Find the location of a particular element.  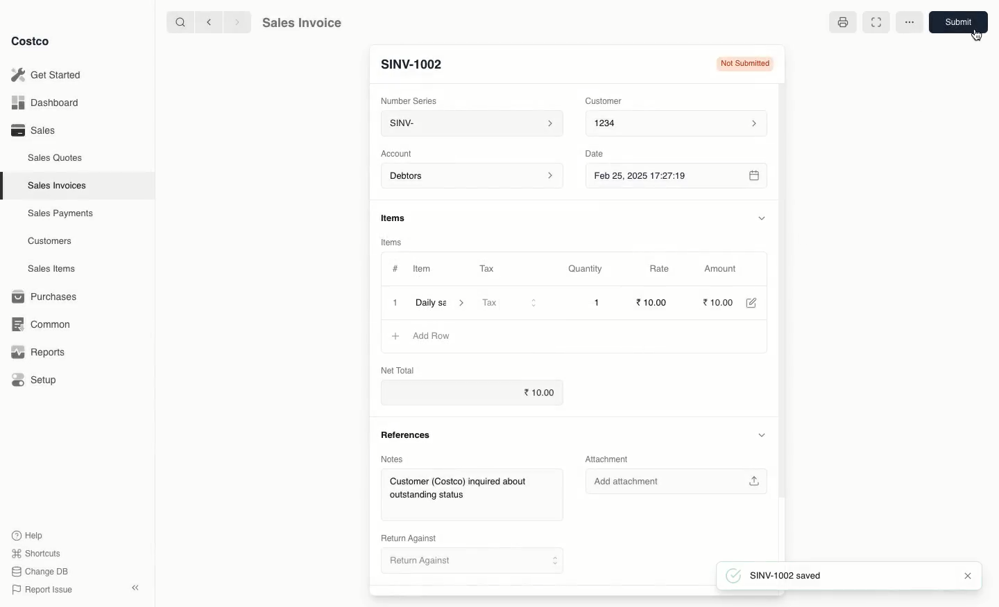

‘Add Row is located at coordinates (435, 336).